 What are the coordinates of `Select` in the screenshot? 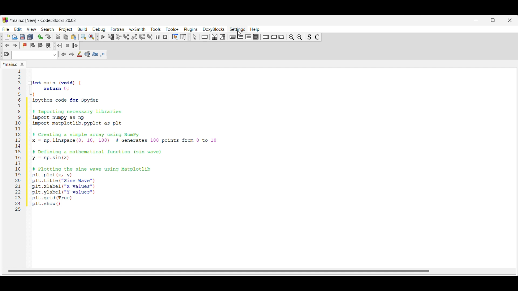 It's located at (195, 37).